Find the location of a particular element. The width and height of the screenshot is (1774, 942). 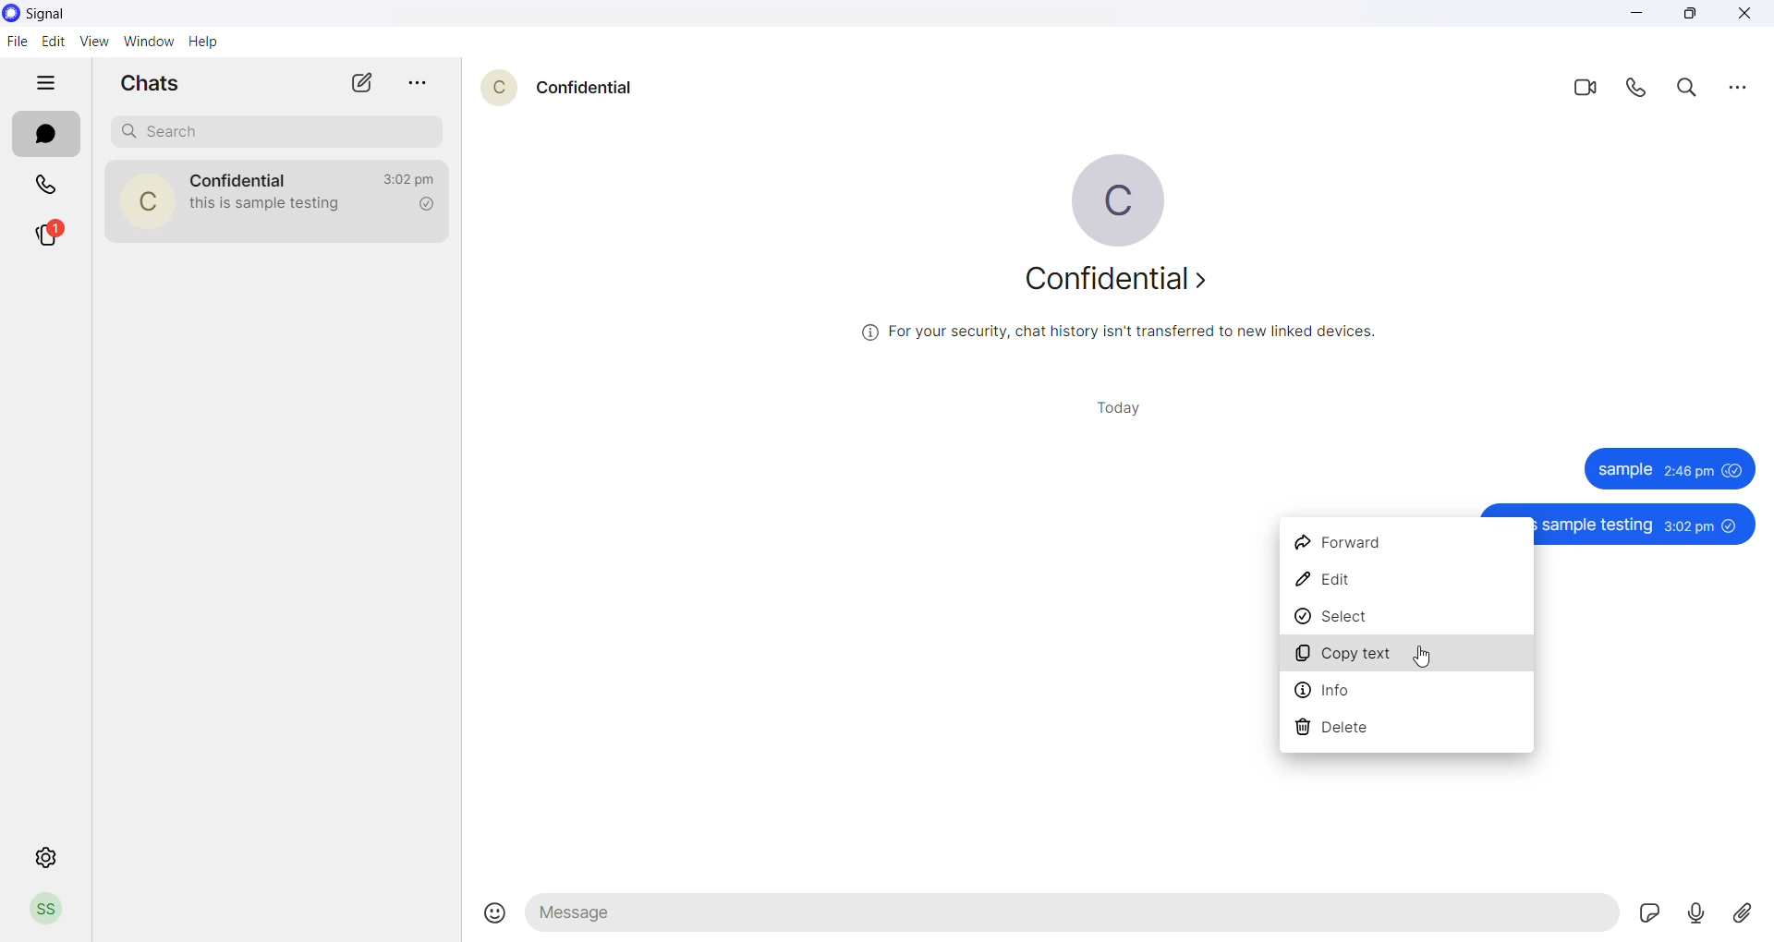

new message is located at coordinates (364, 83).